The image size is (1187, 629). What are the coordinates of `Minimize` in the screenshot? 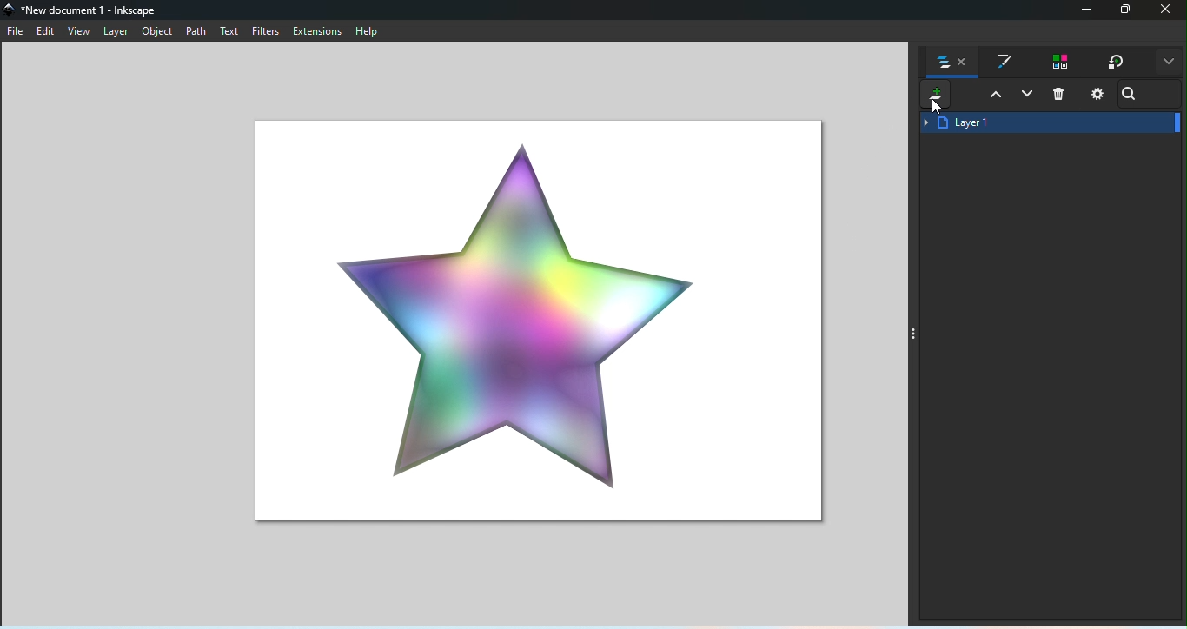 It's located at (1084, 11).